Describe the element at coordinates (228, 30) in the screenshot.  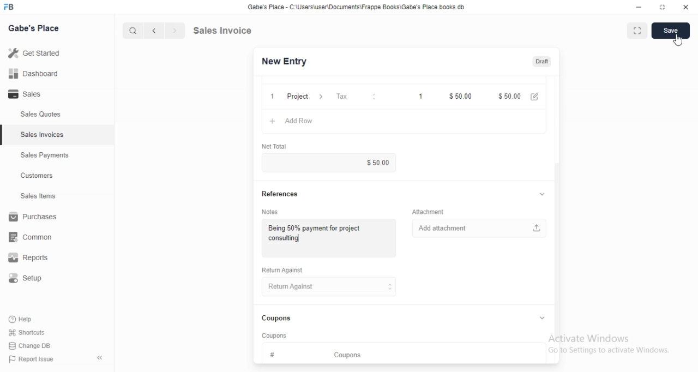
I see `Sales Invoice` at that location.